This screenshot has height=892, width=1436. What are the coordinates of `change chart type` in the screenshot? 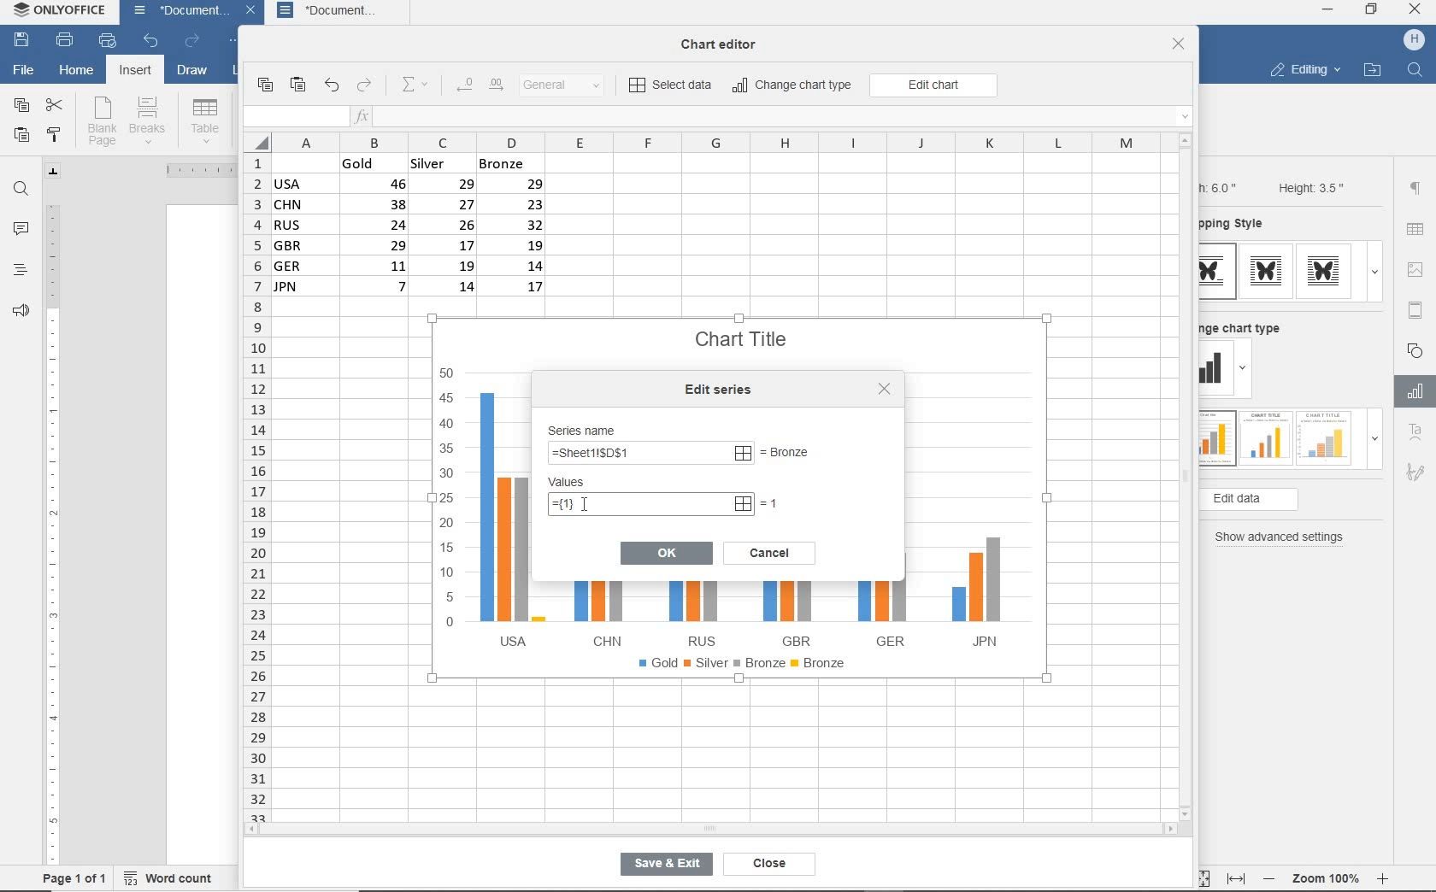 It's located at (793, 86).